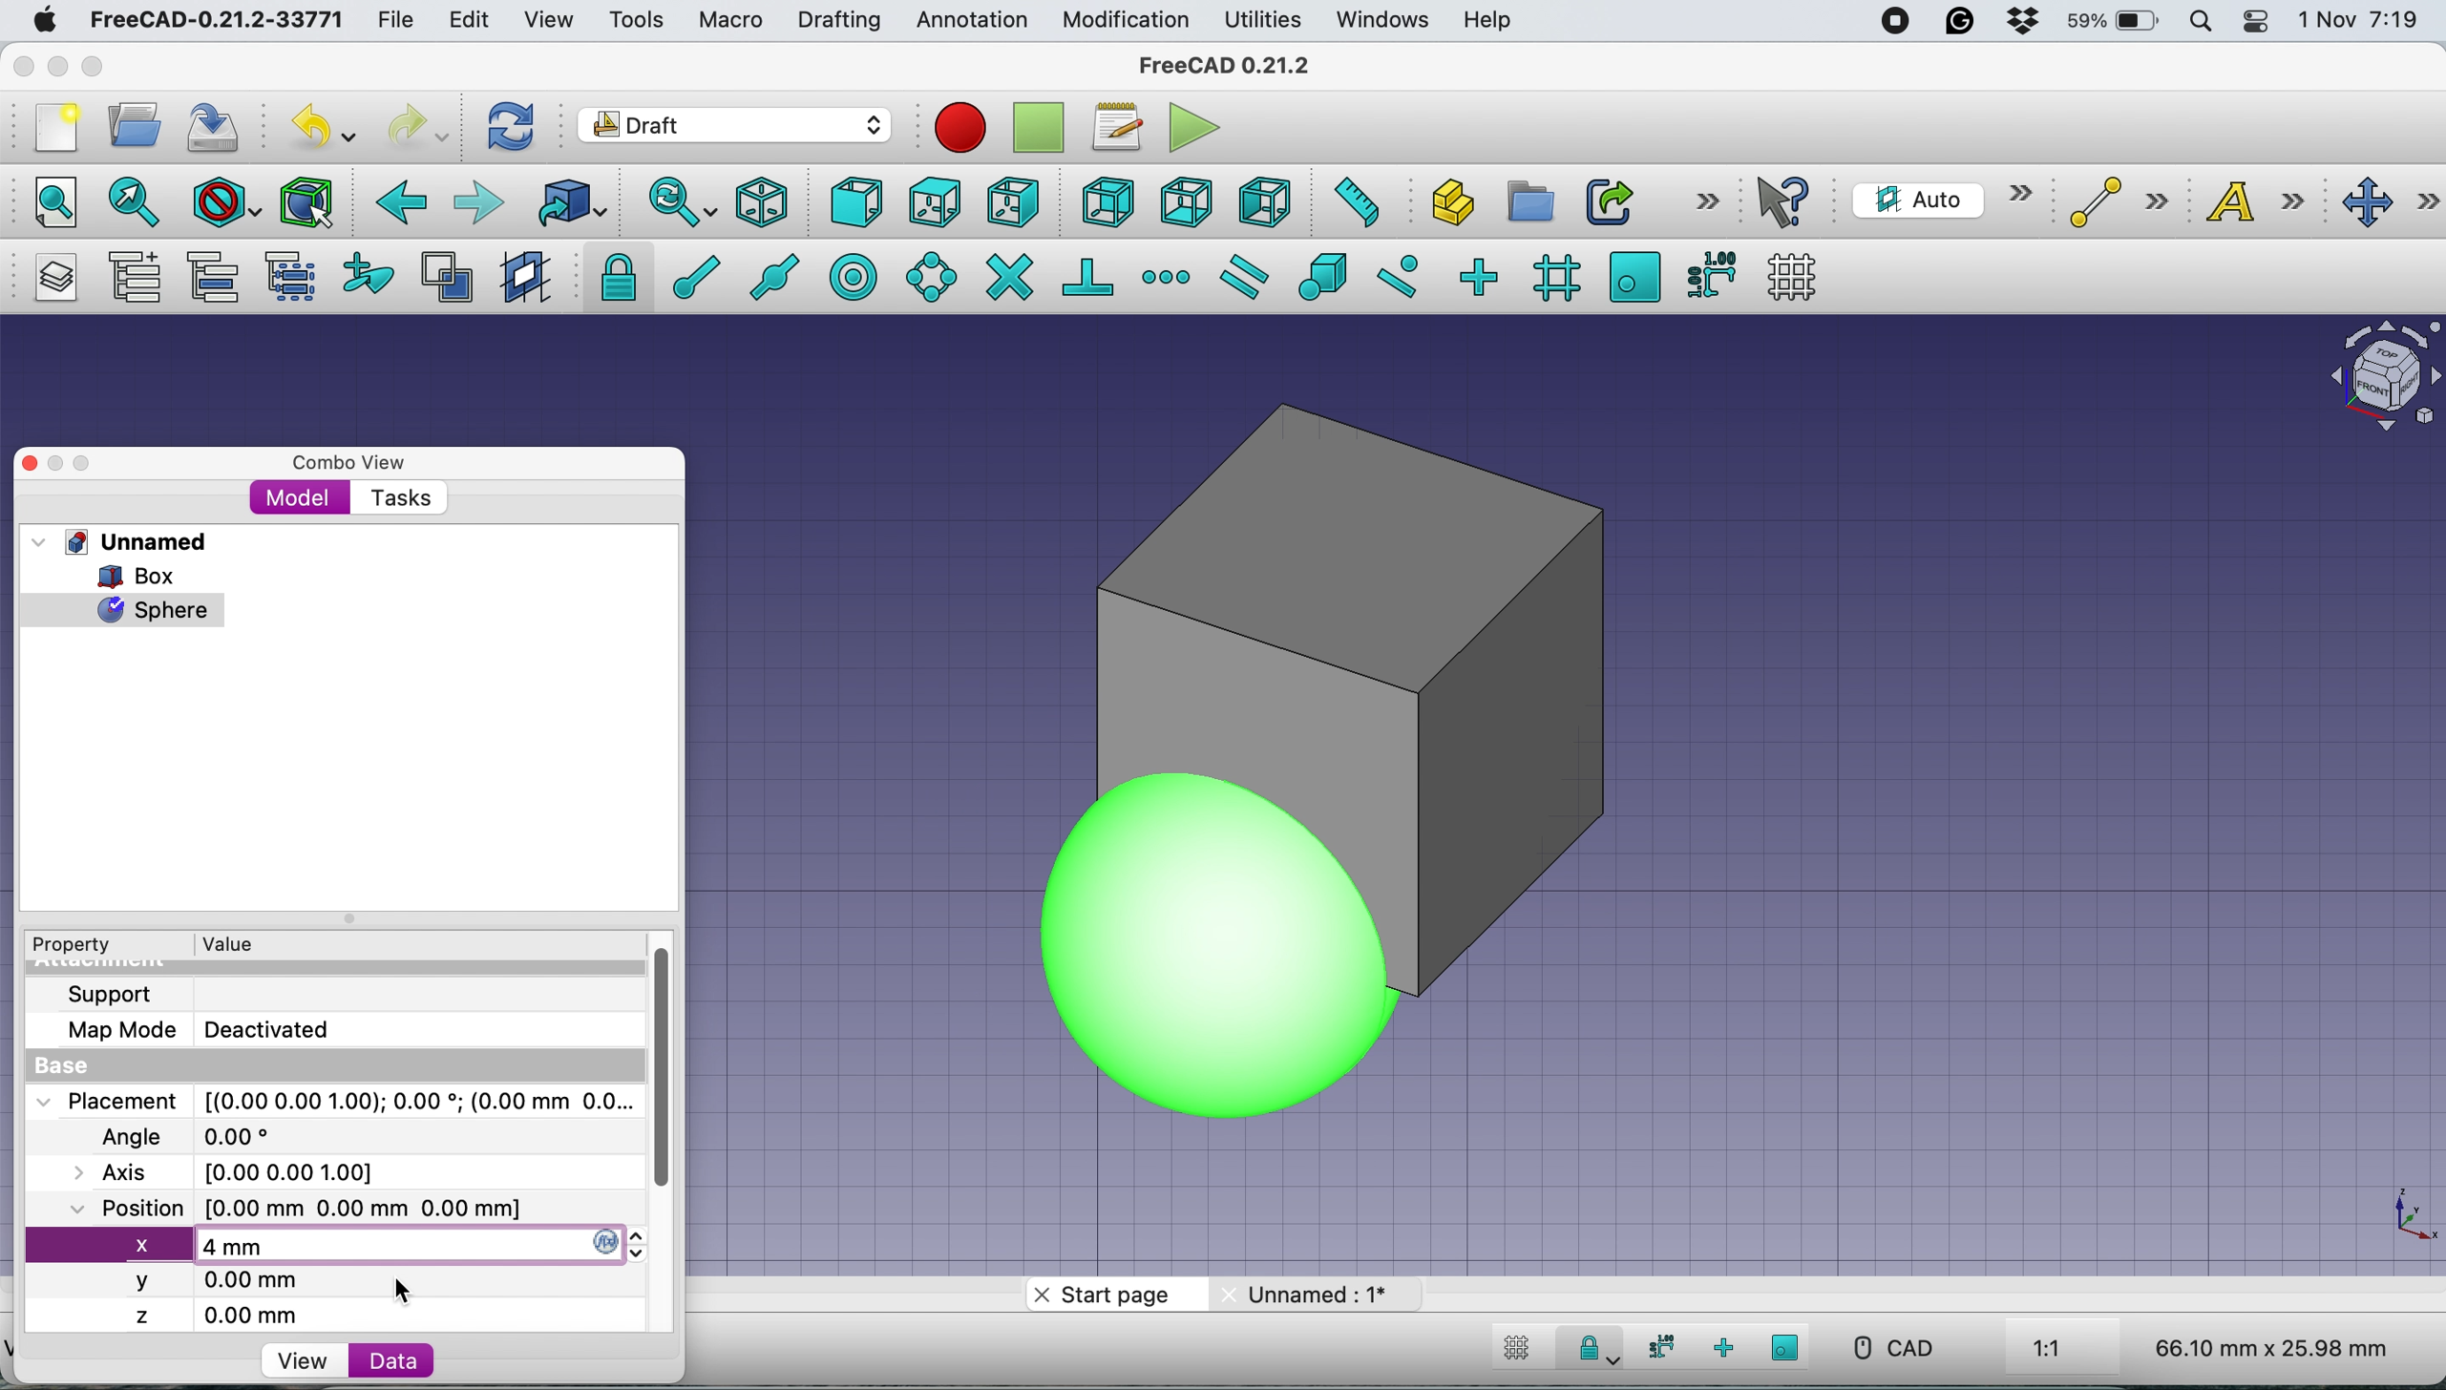 The width and height of the screenshot is (2446, 1390). I want to click on create group, so click(1528, 202).